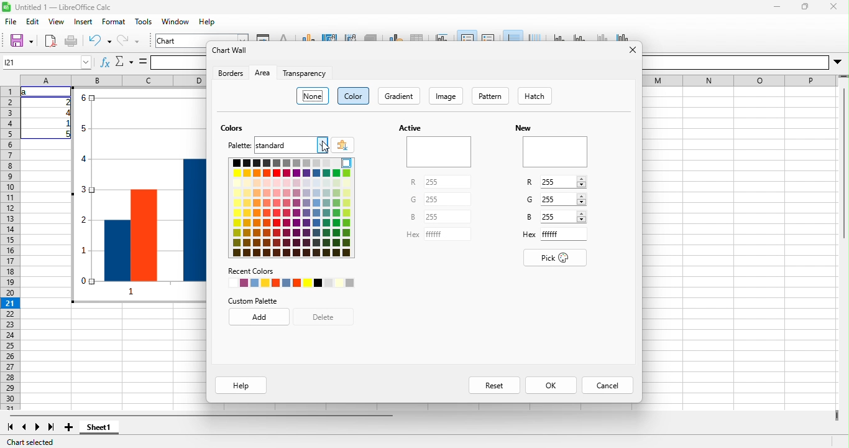 The image size is (849, 448). I want to click on Hex, so click(530, 235).